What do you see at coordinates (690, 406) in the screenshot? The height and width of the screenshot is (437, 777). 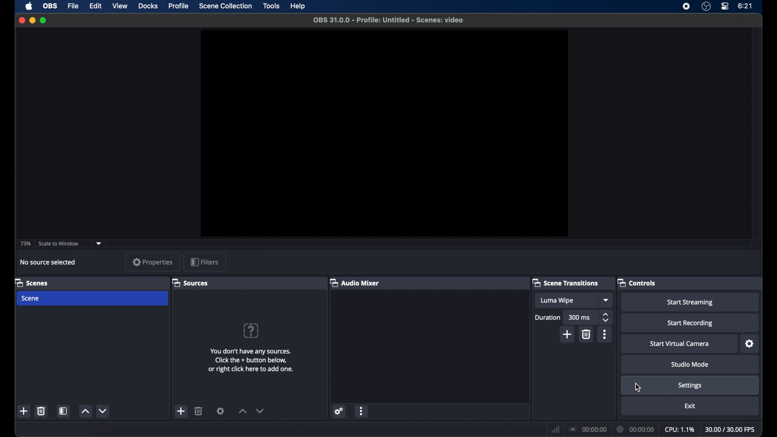 I see `exit` at bounding box center [690, 406].